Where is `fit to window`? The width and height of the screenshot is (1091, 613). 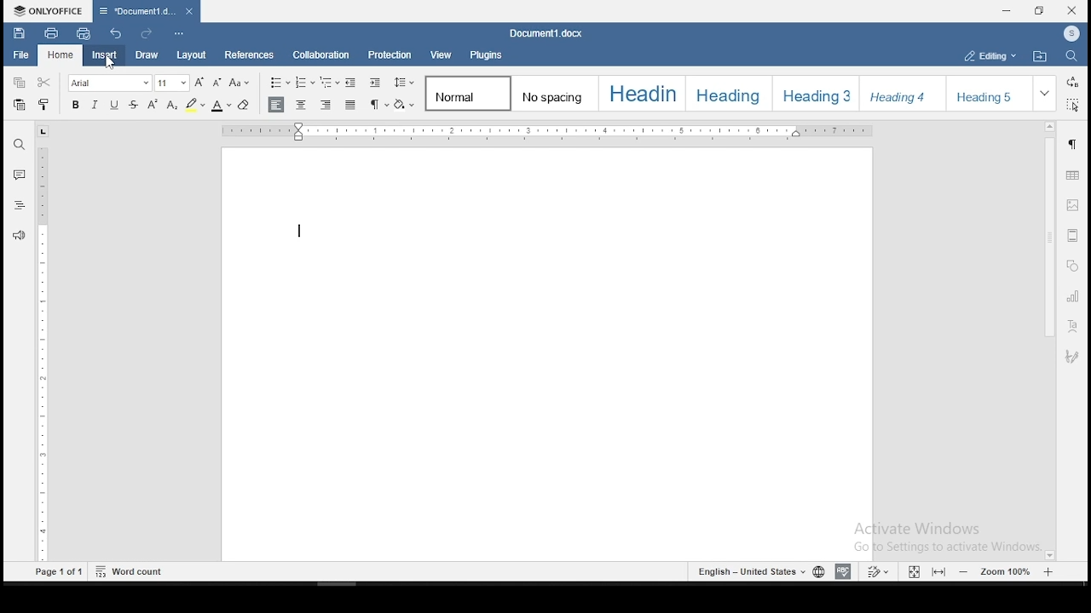
fit to window is located at coordinates (913, 571).